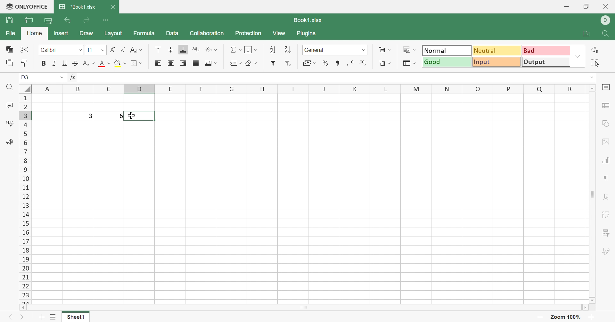 Image resolution: width=615 pixels, height=322 pixels. What do you see at coordinates (307, 20) in the screenshot?
I see `Book1.xlsx` at bounding box center [307, 20].